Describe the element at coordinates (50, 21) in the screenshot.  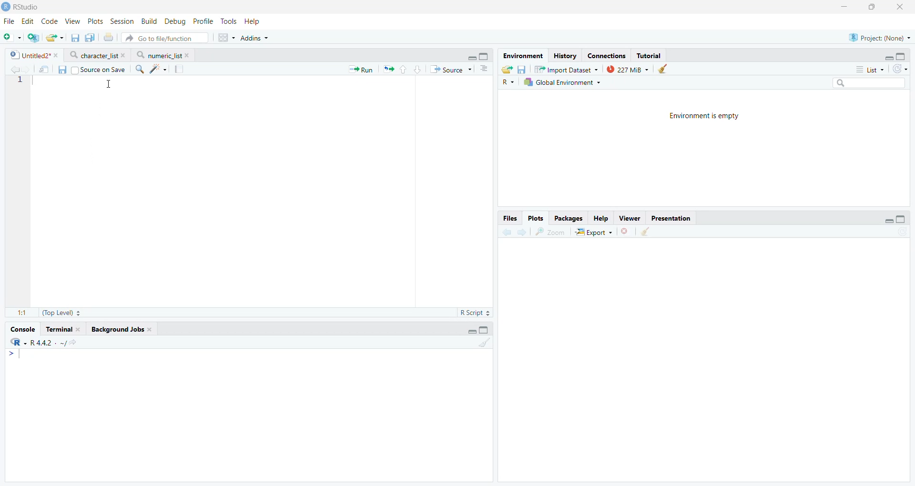
I see `Code` at that location.